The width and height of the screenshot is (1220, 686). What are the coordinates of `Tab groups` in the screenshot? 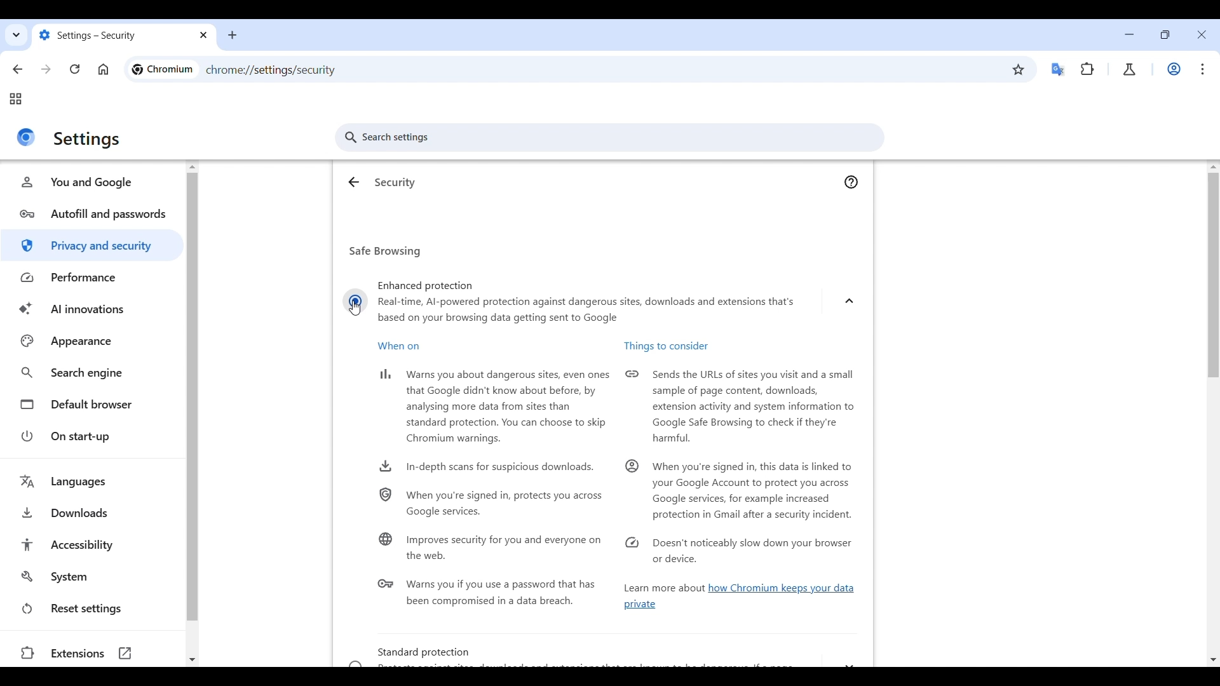 It's located at (15, 99).